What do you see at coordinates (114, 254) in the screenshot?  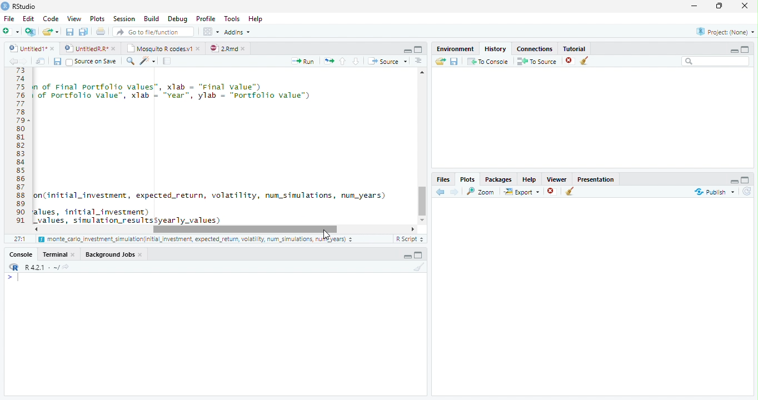 I see `Background Jobs.` at bounding box center [114, 254].